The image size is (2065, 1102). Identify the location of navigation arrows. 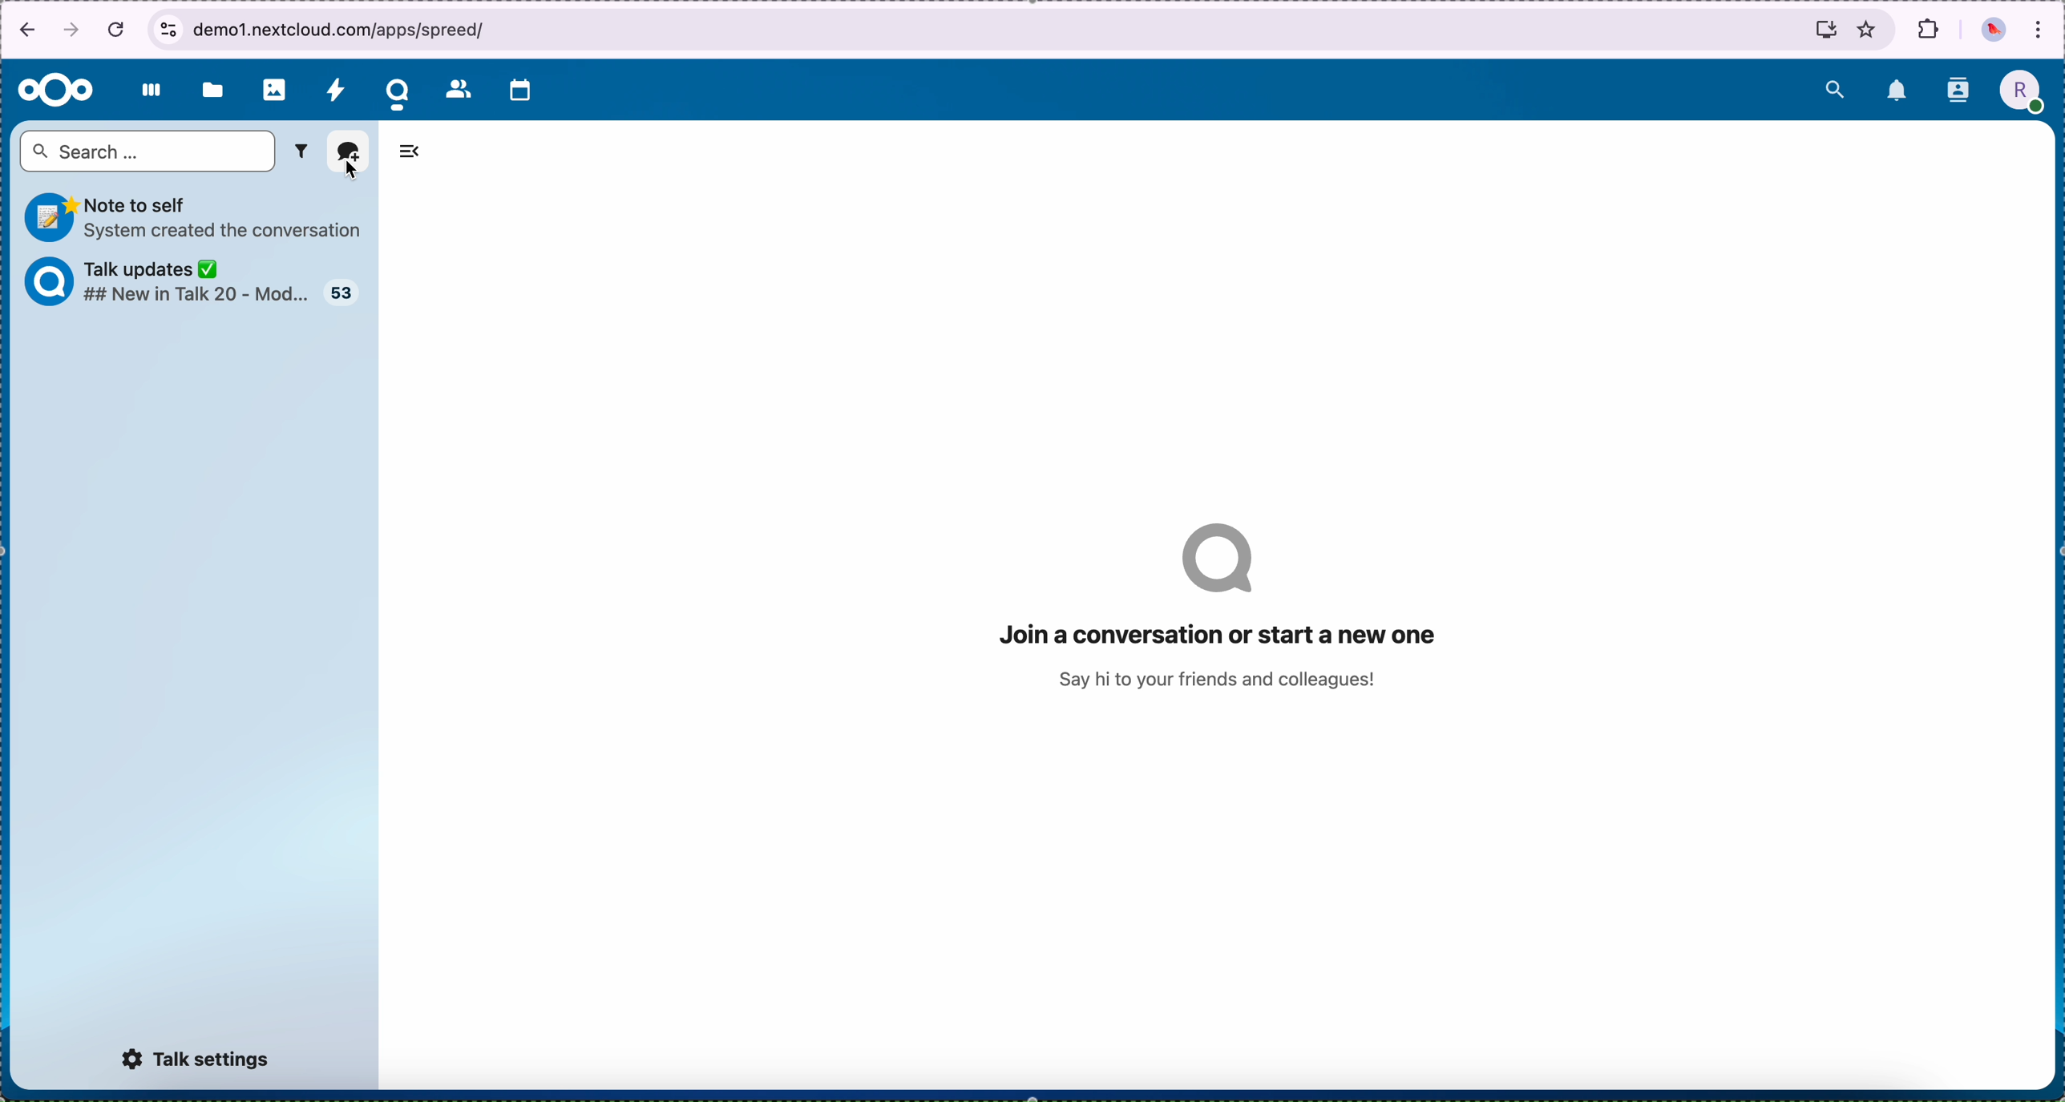
(45, 28).